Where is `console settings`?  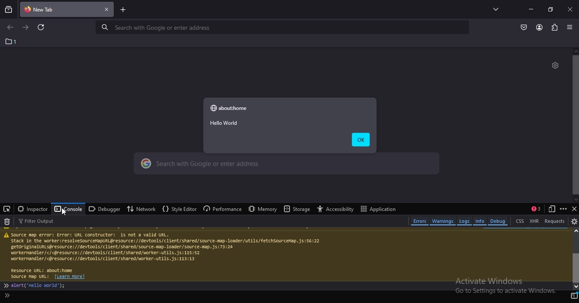 console settings is located at coordinates (574, 221).